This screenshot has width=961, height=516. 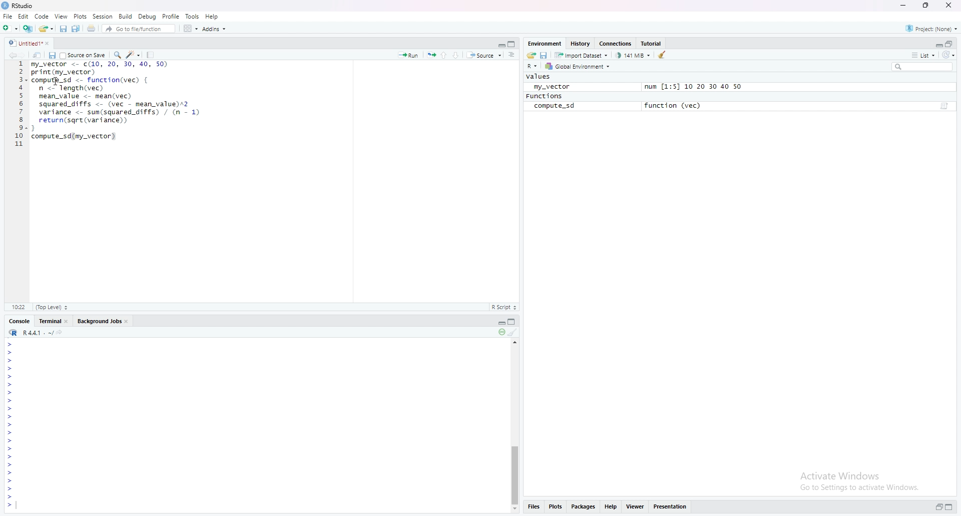 I want to click on Save current document (Ctrl + S), so click(x=52, y=55).